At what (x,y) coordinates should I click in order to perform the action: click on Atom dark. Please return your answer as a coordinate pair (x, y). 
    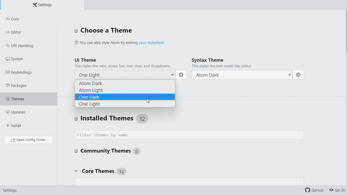
    Looking at the image, I should click on (242, 75).